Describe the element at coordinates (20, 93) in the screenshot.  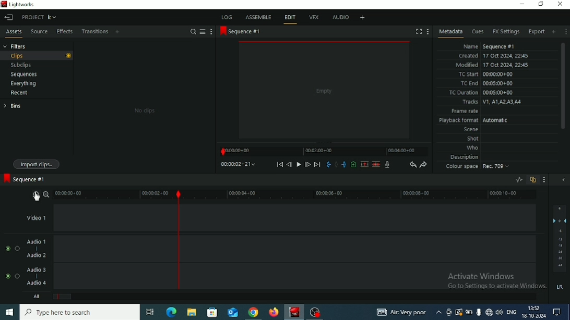
I see `Recent` at that location.